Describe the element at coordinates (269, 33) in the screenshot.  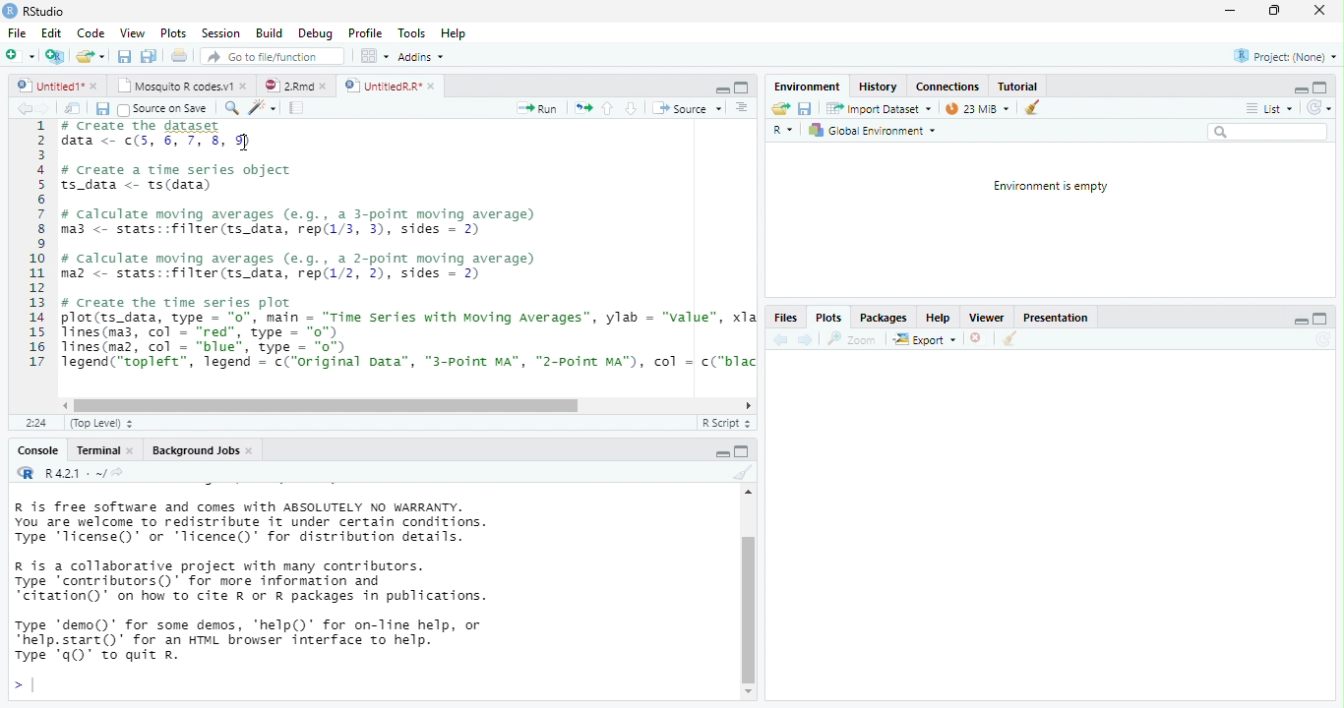
I see `Build` at that location.